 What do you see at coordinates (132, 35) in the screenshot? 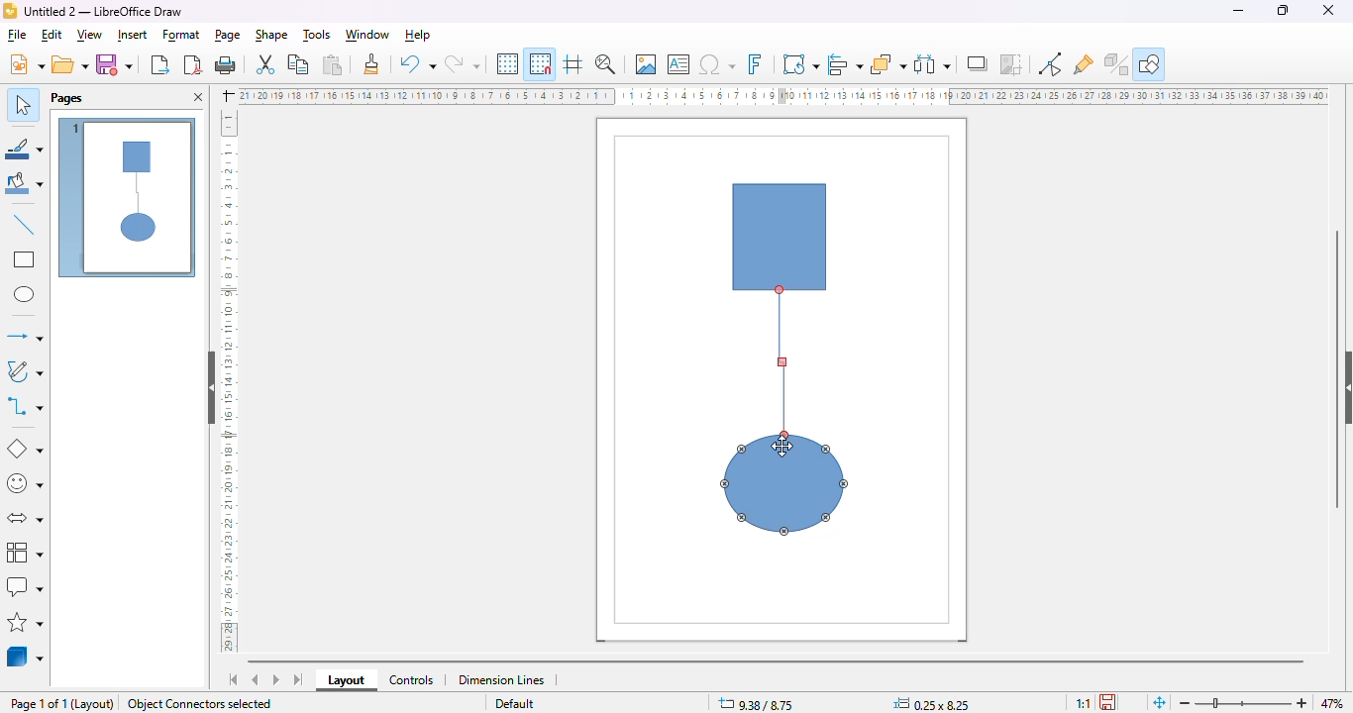
I see `insert` at bounding box center [132, 35].